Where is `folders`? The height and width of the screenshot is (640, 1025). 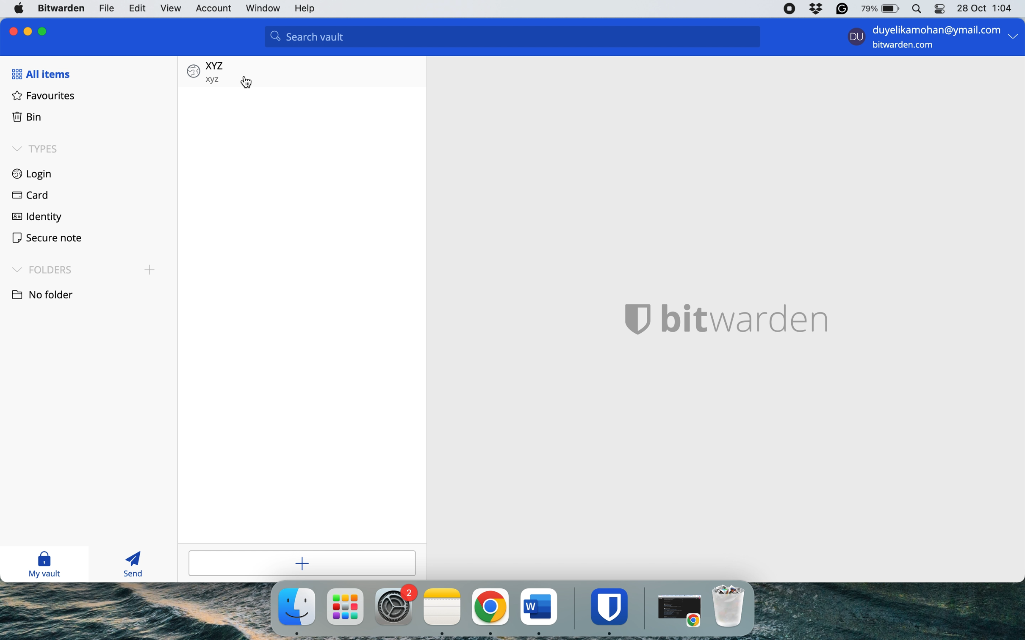 folders is located at coordinates (86, 268).